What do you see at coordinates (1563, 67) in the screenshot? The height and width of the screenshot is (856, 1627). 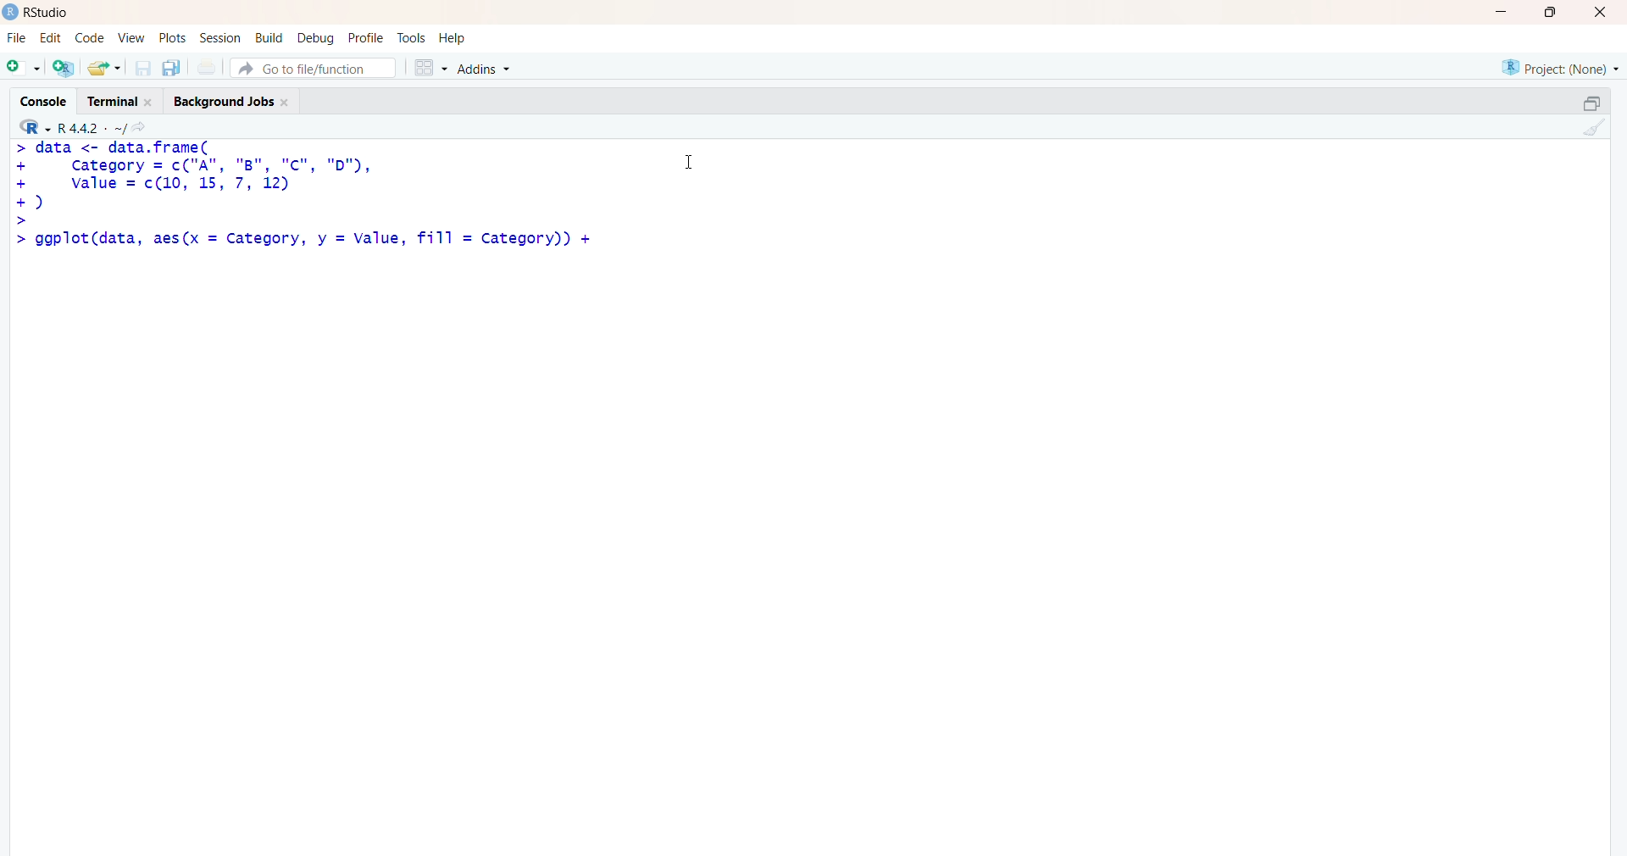 I see `selected project - none` at bounding box center [1563, 67].